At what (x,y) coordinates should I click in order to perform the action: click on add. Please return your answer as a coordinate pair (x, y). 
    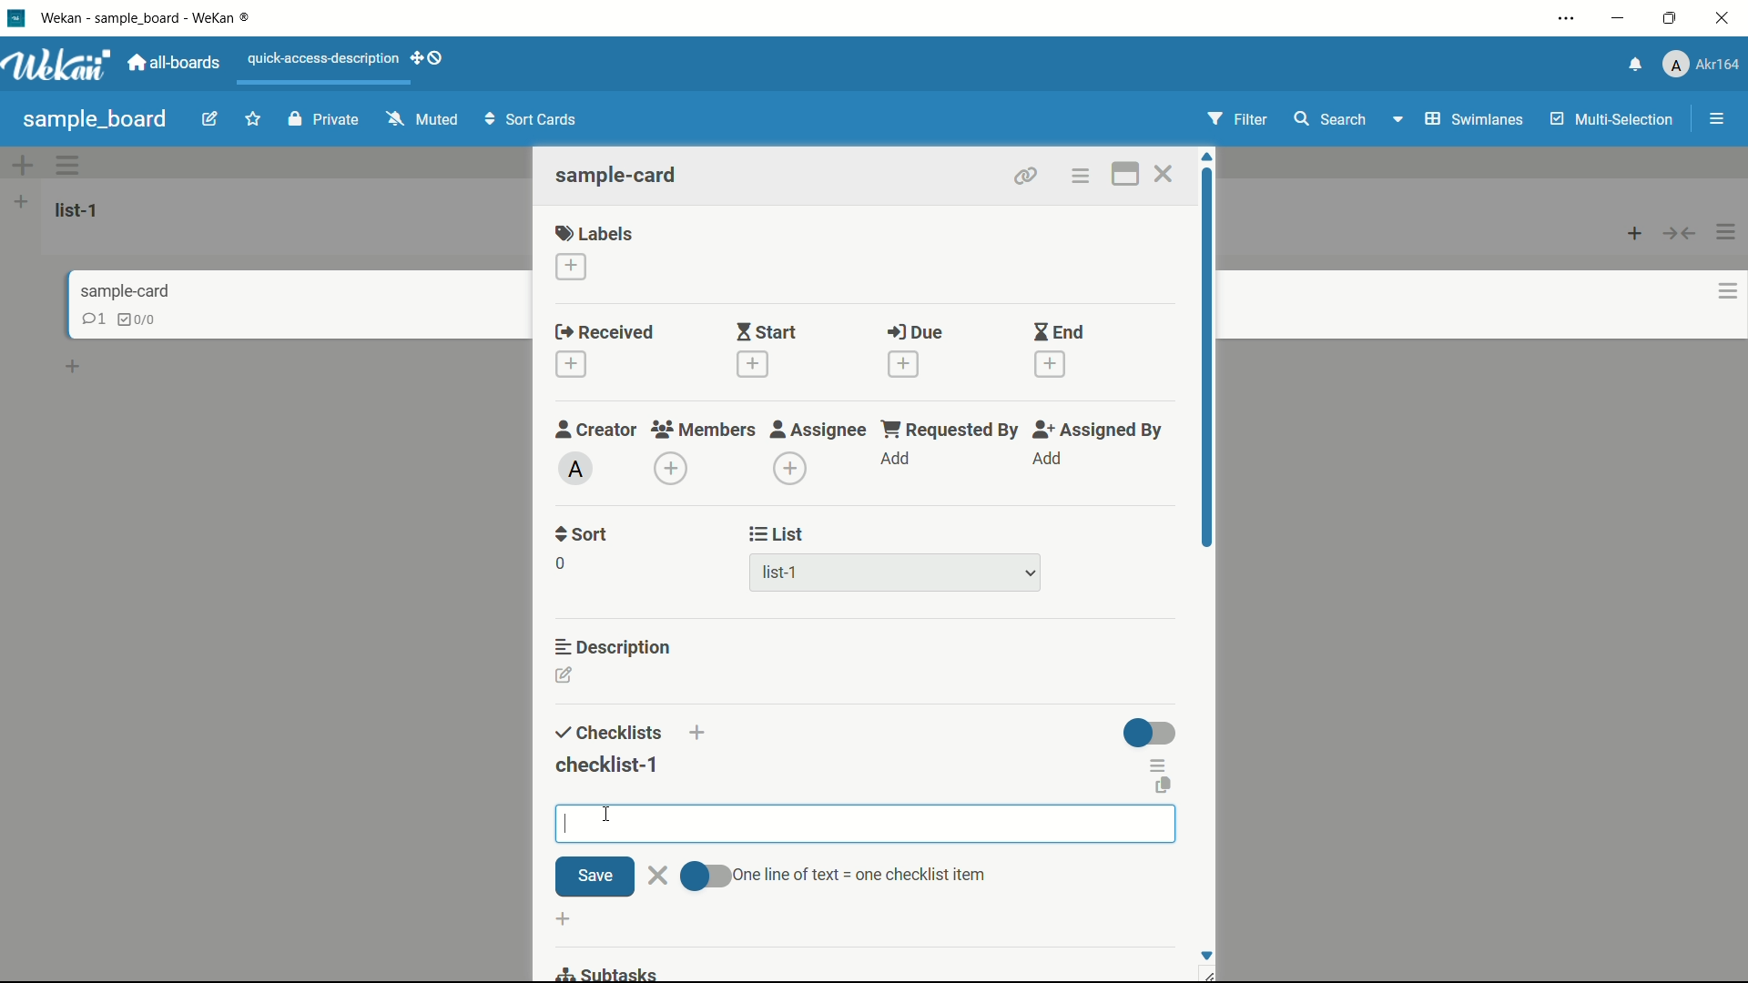
    Looking at the image, I should click on (1050, 458).